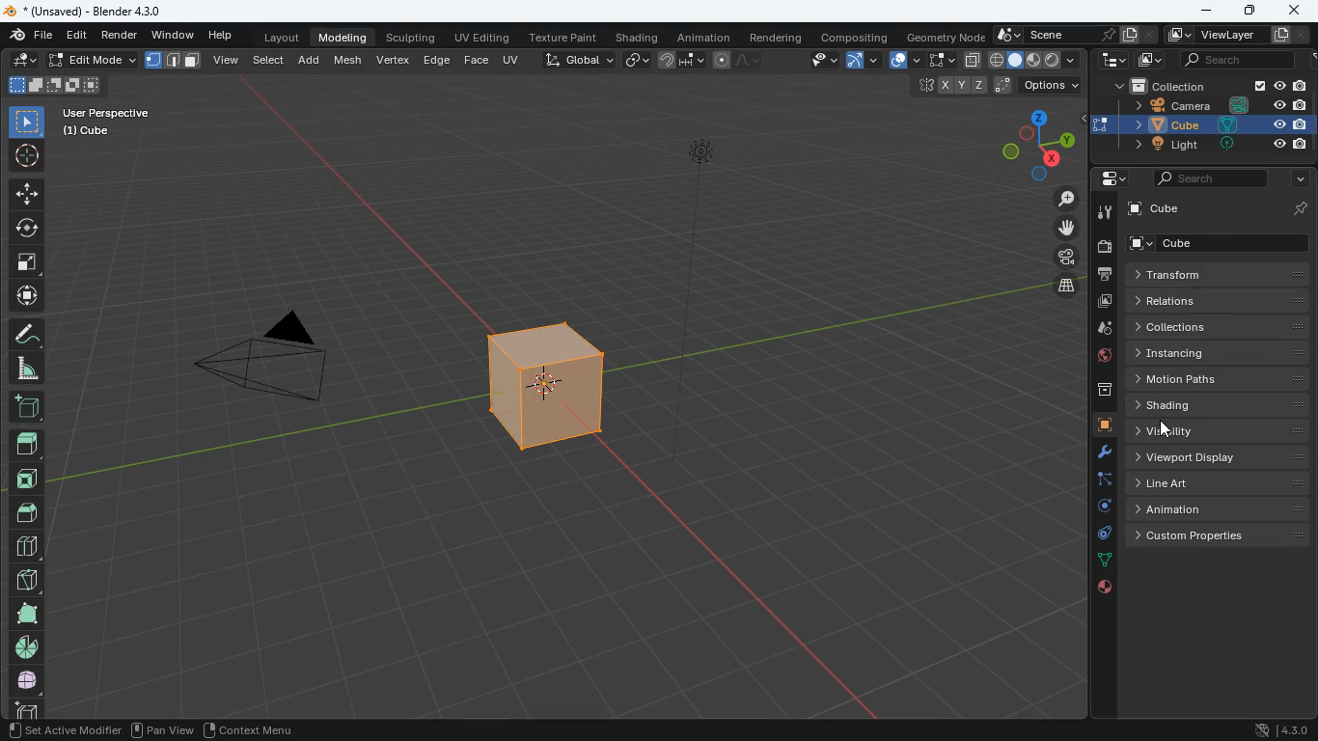 This screenshot has height=741, width=1318. I want to click on cube, so click(89, 132).